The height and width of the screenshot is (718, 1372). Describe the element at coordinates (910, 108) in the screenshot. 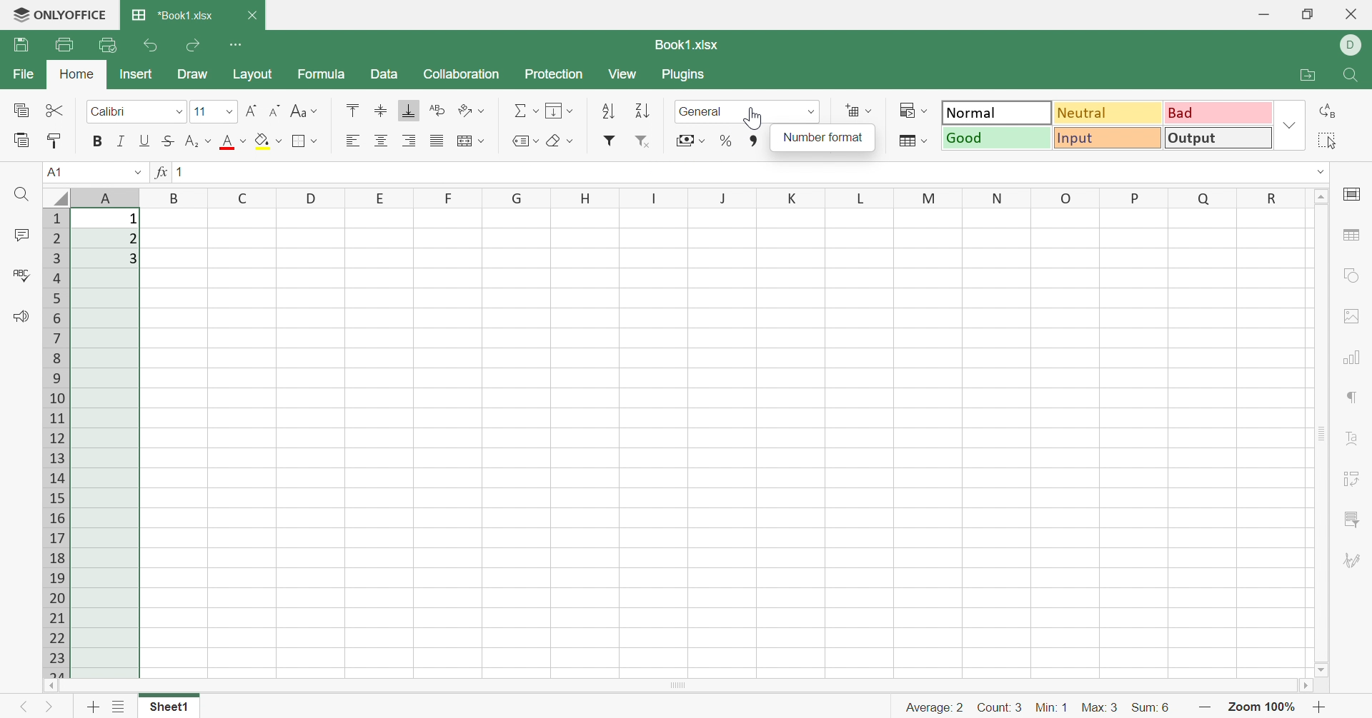

I see `Conditional formatting` at that location.